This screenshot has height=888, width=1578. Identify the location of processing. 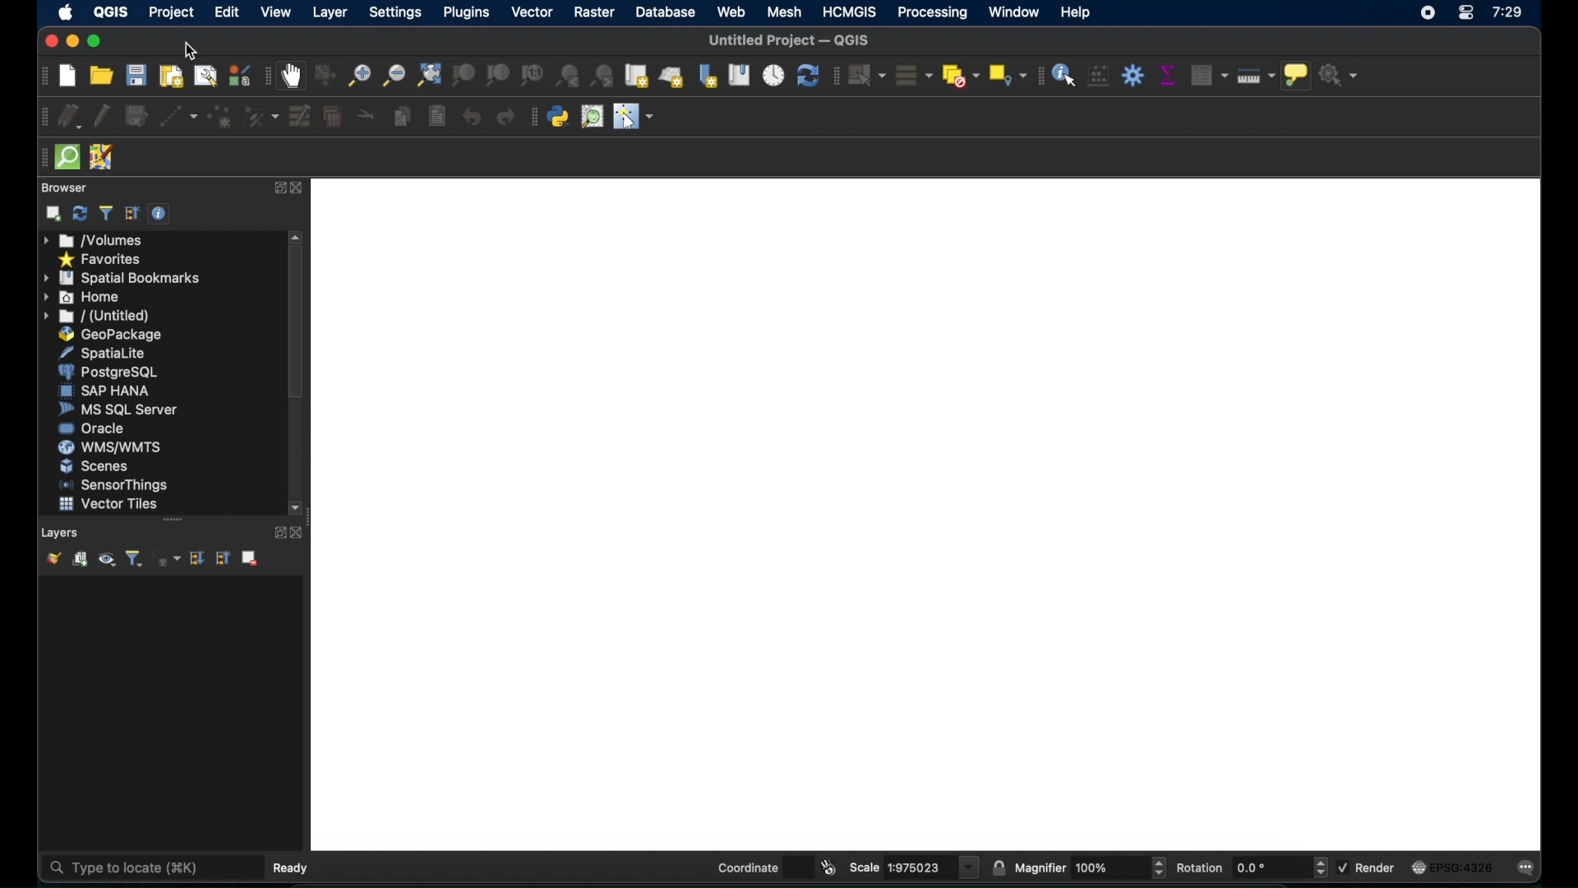
(930, 12).